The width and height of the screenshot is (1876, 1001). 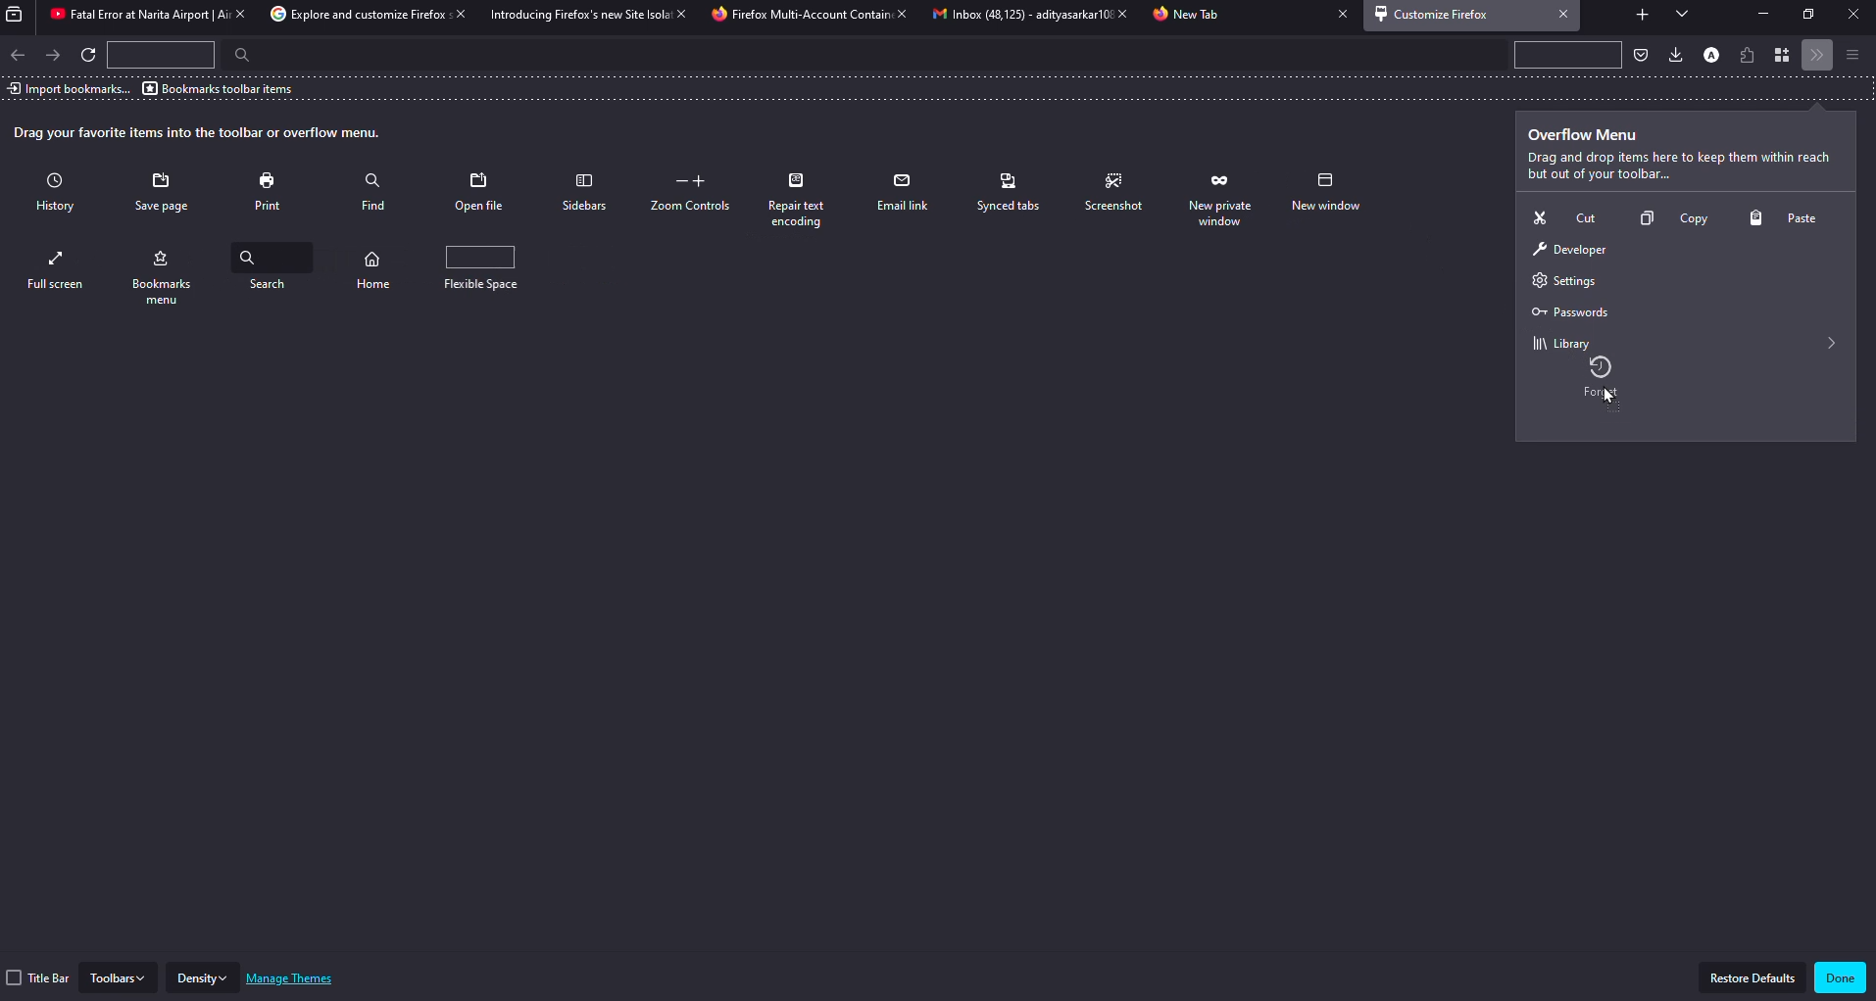 What do you see at coordinates (237, 14) in the screenshot?
I see `close` at bounding box center [237, 14].